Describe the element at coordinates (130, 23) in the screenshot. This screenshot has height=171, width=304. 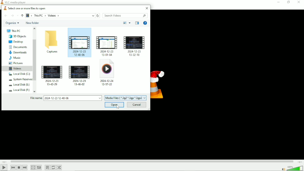
I see `More options` at that location.